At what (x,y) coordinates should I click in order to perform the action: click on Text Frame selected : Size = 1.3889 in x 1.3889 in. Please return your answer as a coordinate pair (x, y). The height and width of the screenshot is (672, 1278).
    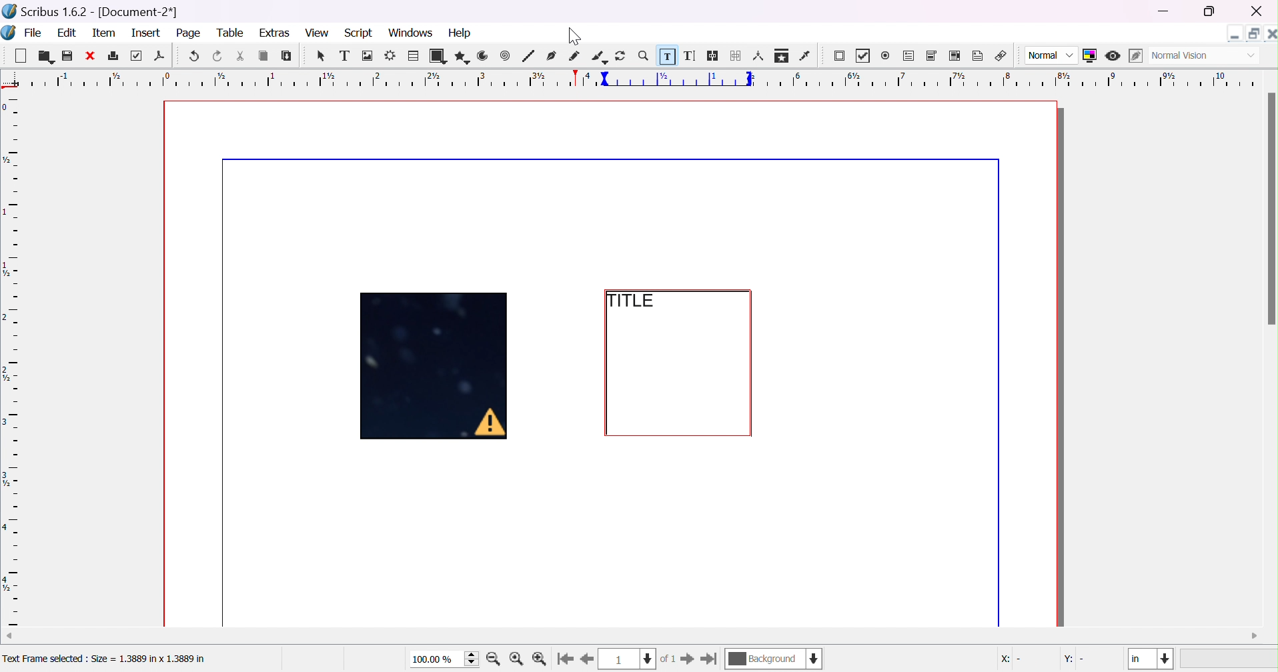
    Looking at the image, I should click on (105, 659).